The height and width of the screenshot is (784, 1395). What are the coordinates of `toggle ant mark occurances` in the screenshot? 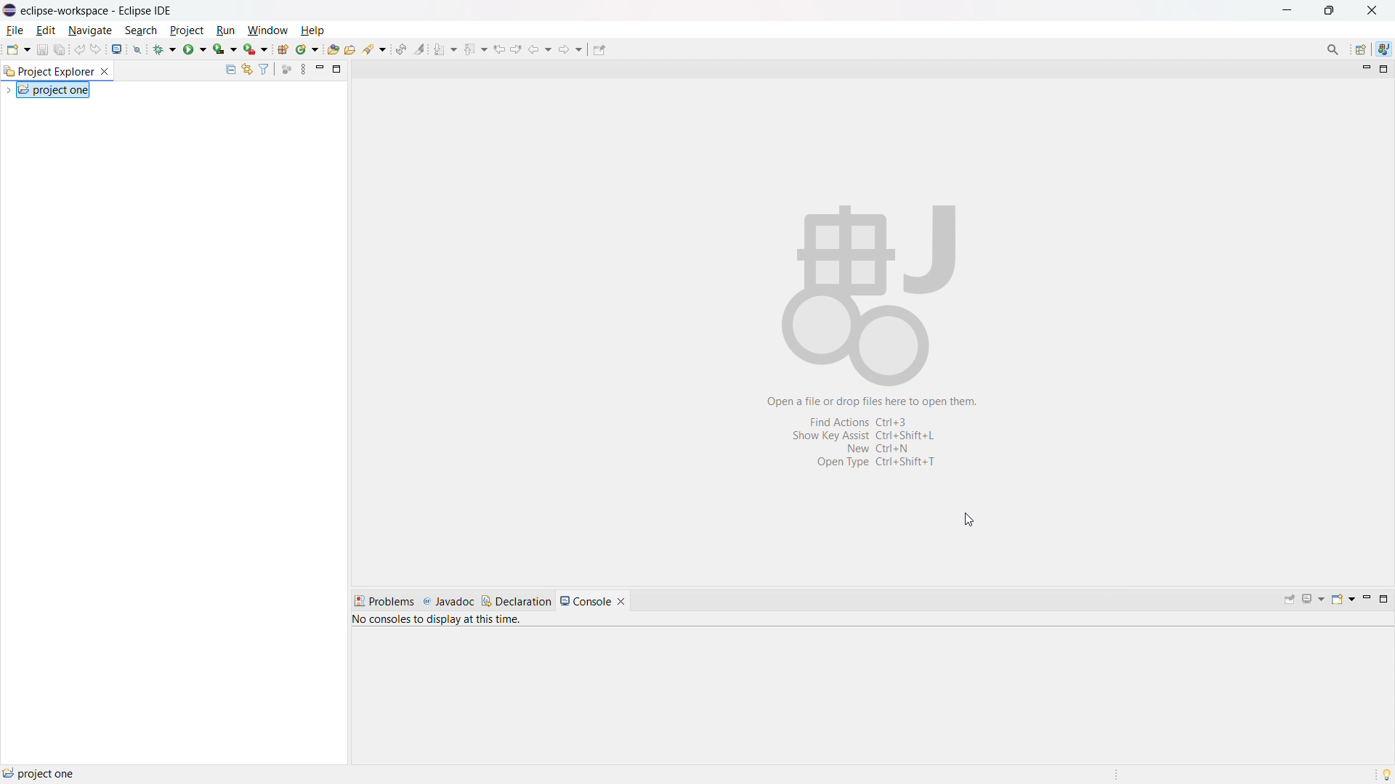 It's located at (420, 49).